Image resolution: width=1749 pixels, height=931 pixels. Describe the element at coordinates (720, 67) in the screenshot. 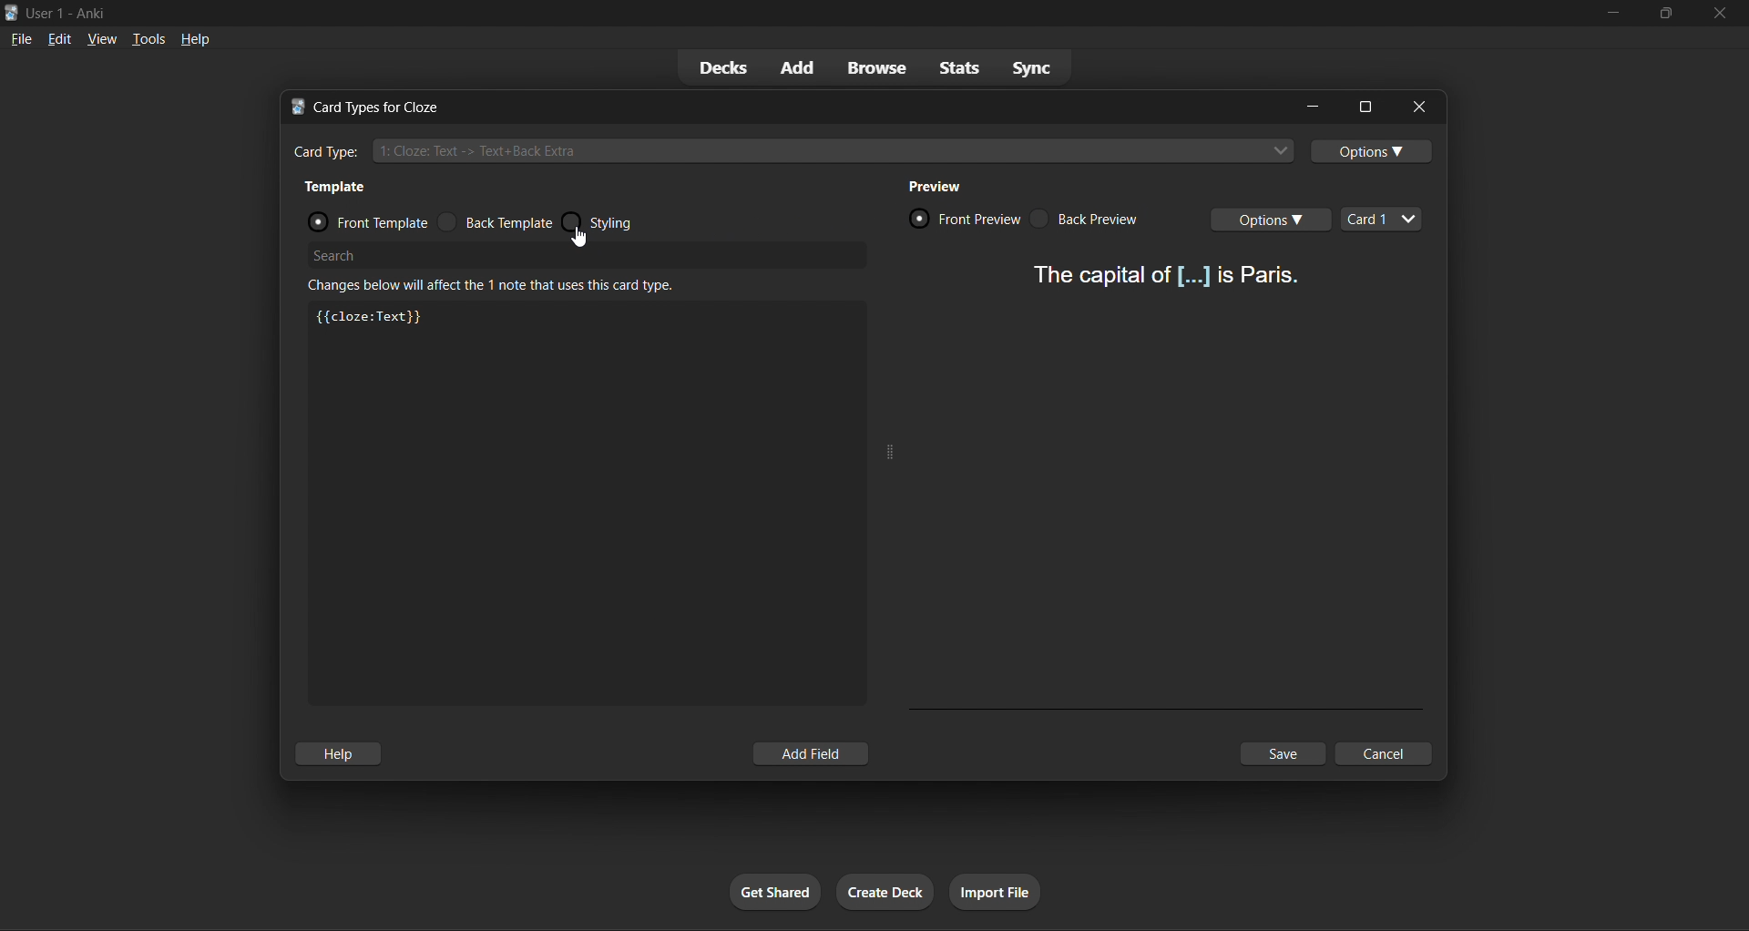

I see `decks` at that location.